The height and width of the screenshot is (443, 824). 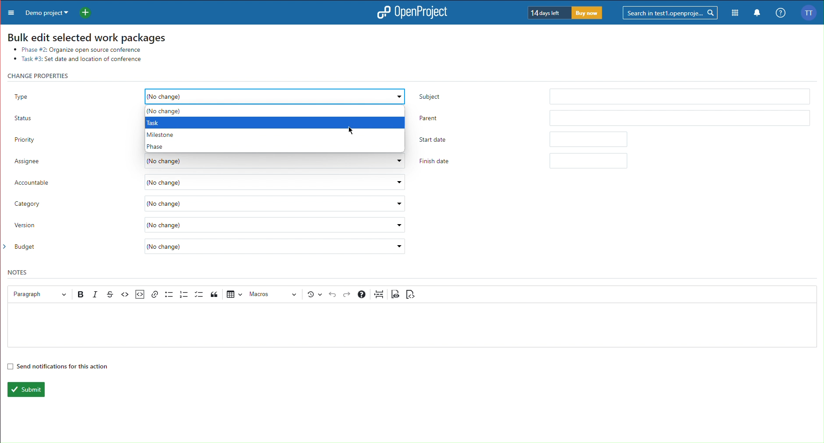 I want to click on Phase #2: Organize open source conference, so click(x=82, y=49).